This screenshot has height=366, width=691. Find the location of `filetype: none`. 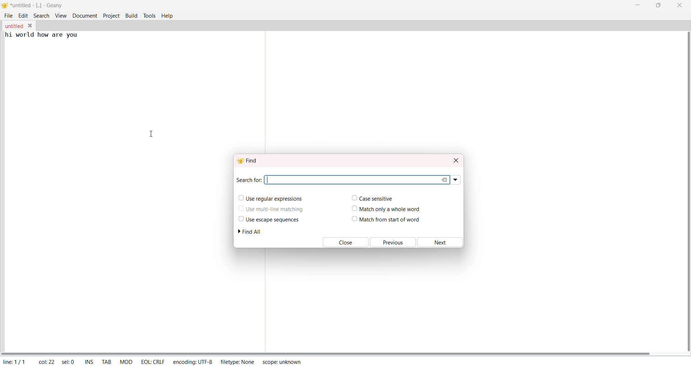

filetype: none is located at coordinates (237, 362).